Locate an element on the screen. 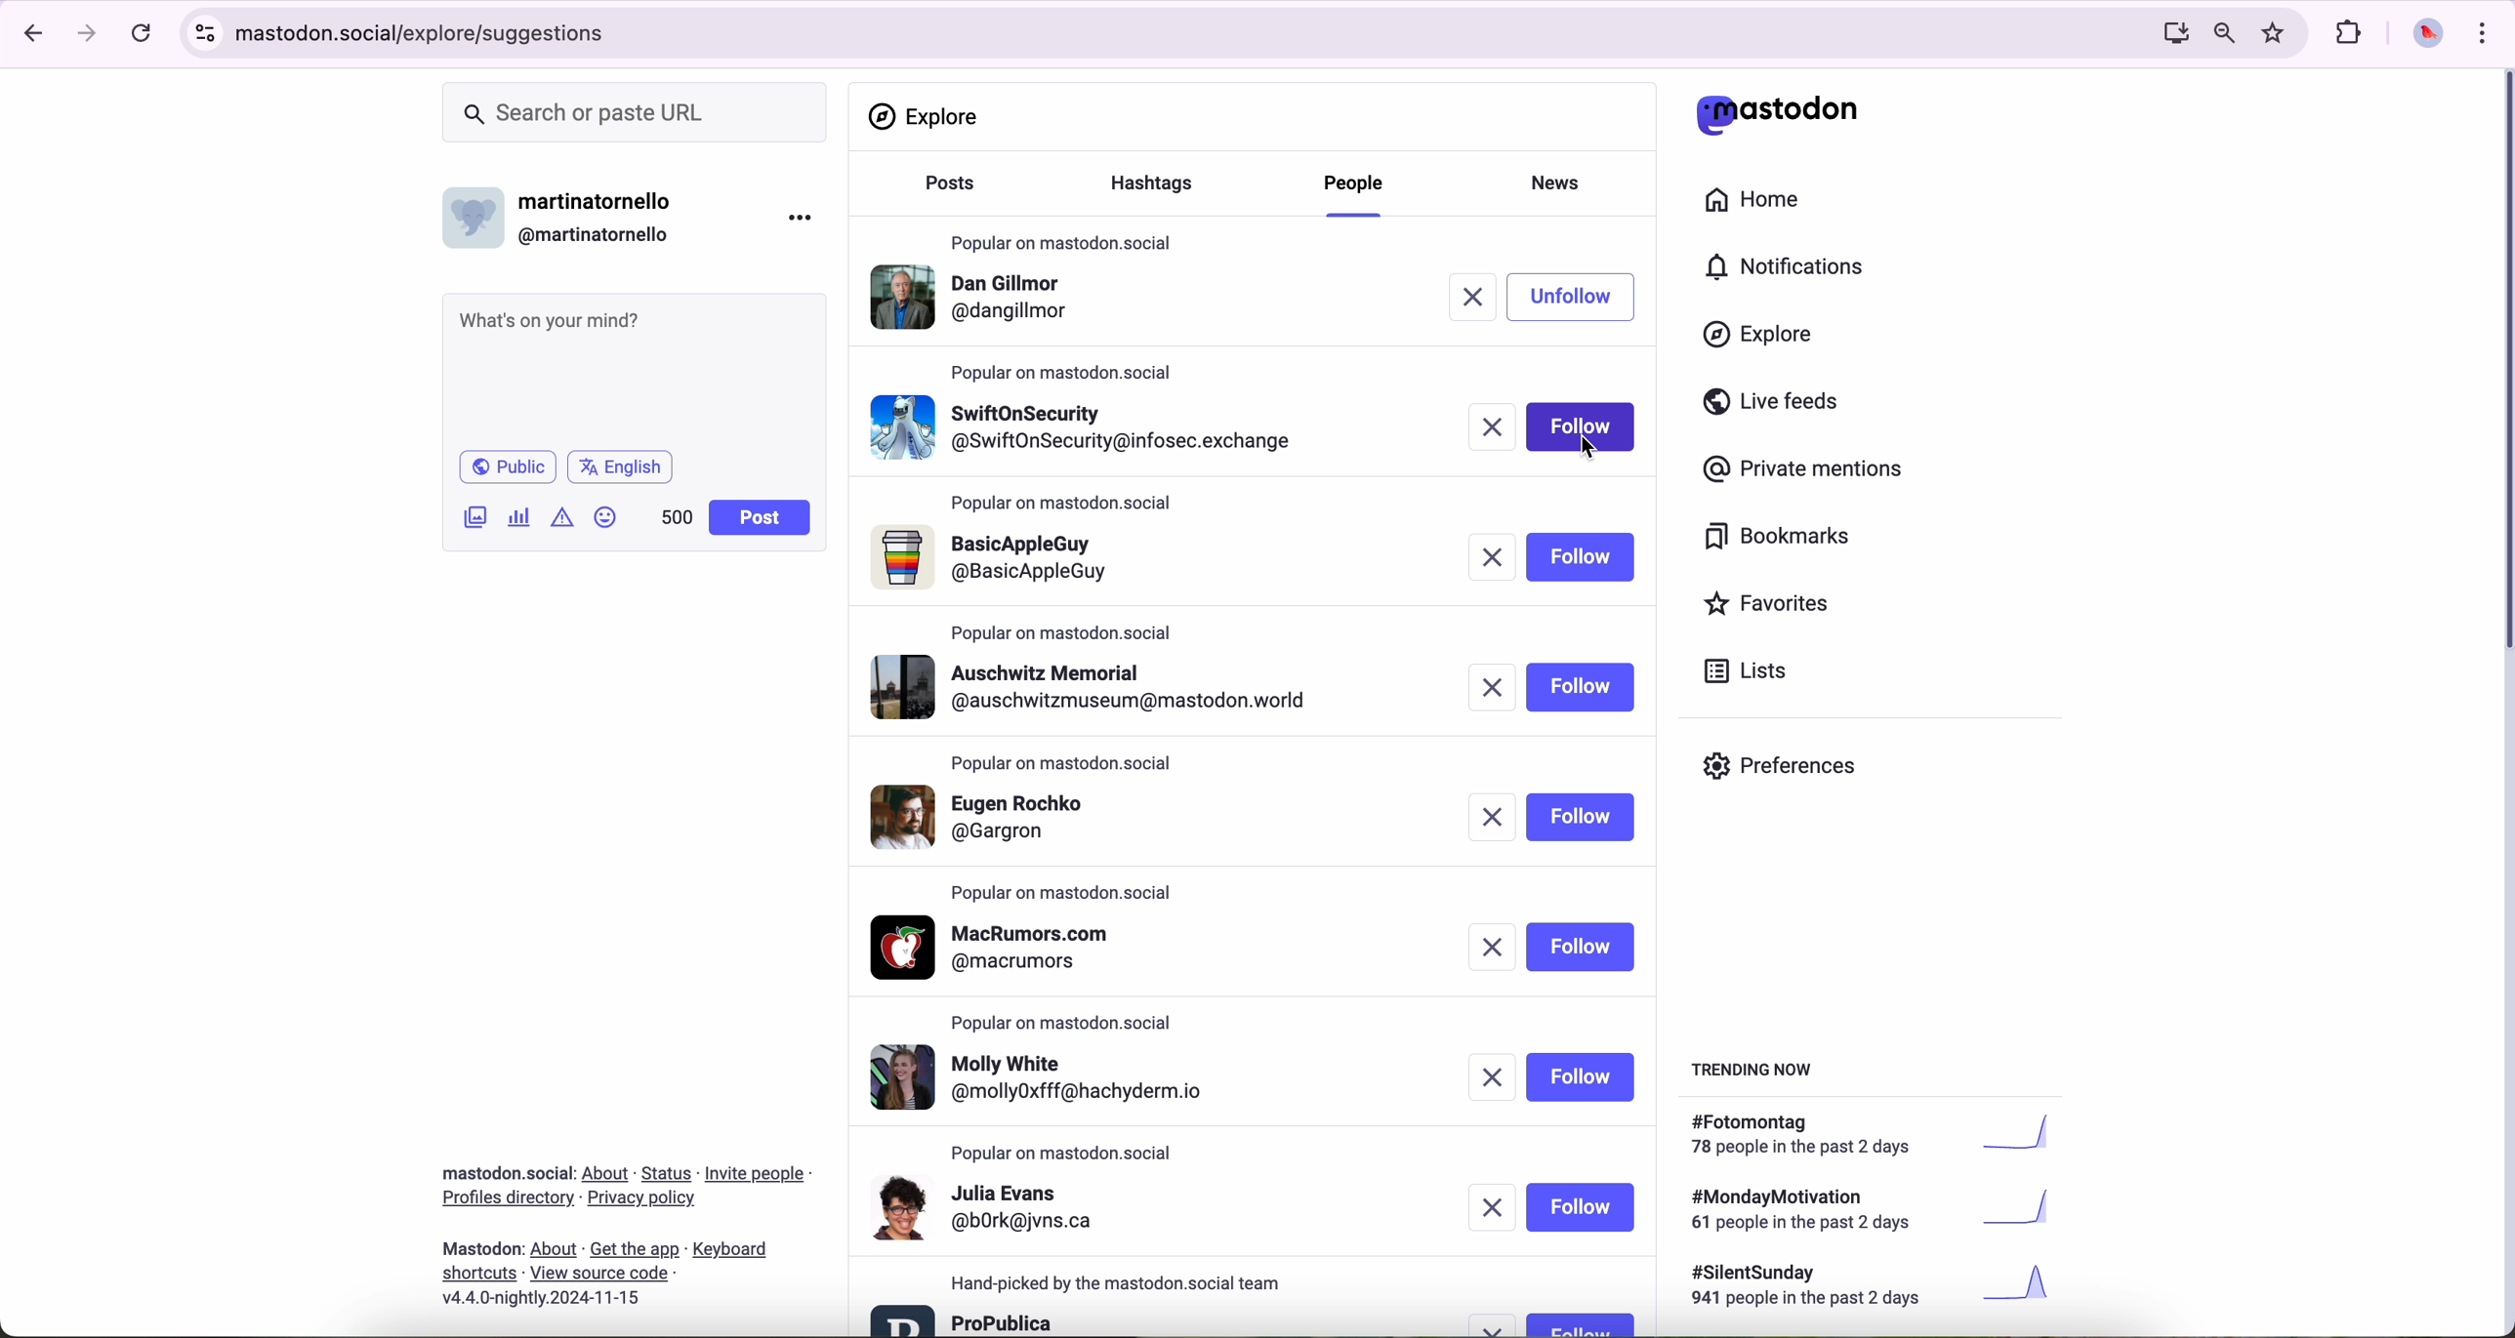 This screenshot has width=2515, height=1338. trending now is located at coordinates (1754, 1068).